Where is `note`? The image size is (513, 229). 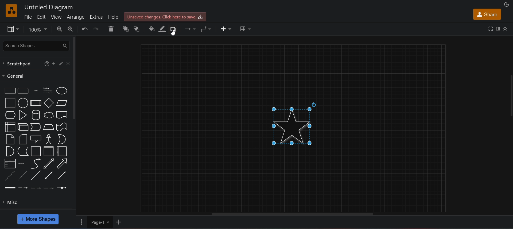 note is located at coordinates (10, 139).